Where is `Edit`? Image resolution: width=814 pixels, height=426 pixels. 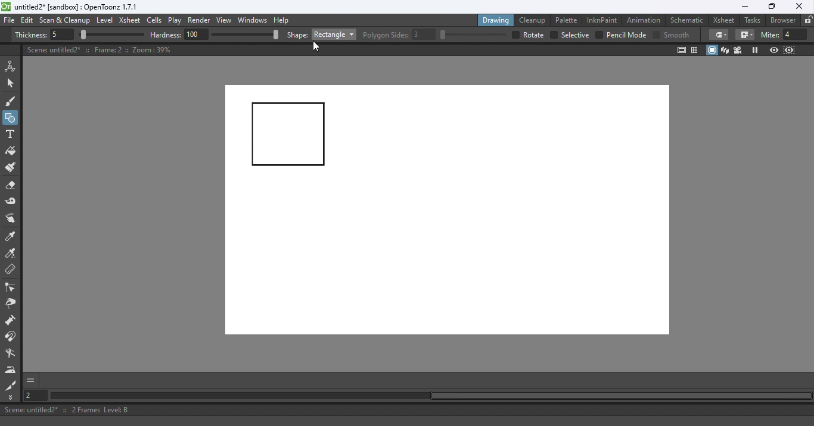
Edit is located at coordinates (29, 20).